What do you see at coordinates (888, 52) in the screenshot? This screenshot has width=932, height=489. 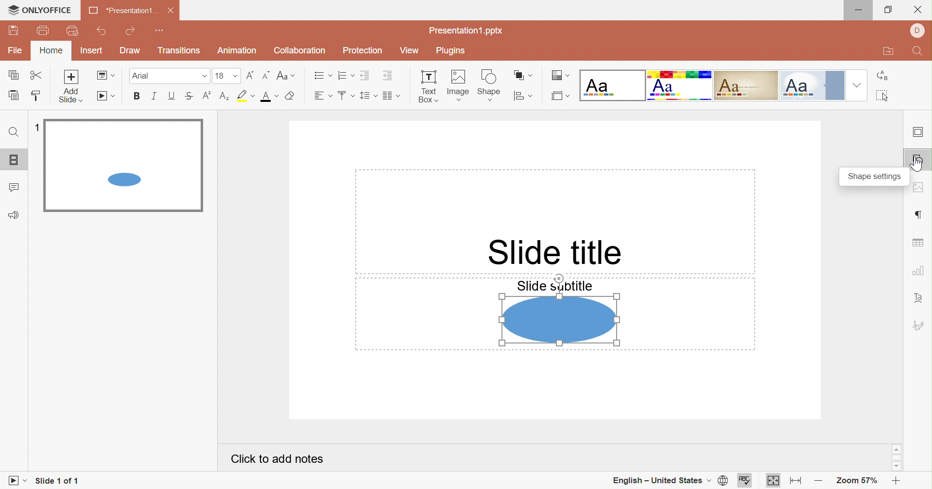 I see `Open file location` at bounding box center [888, 52].